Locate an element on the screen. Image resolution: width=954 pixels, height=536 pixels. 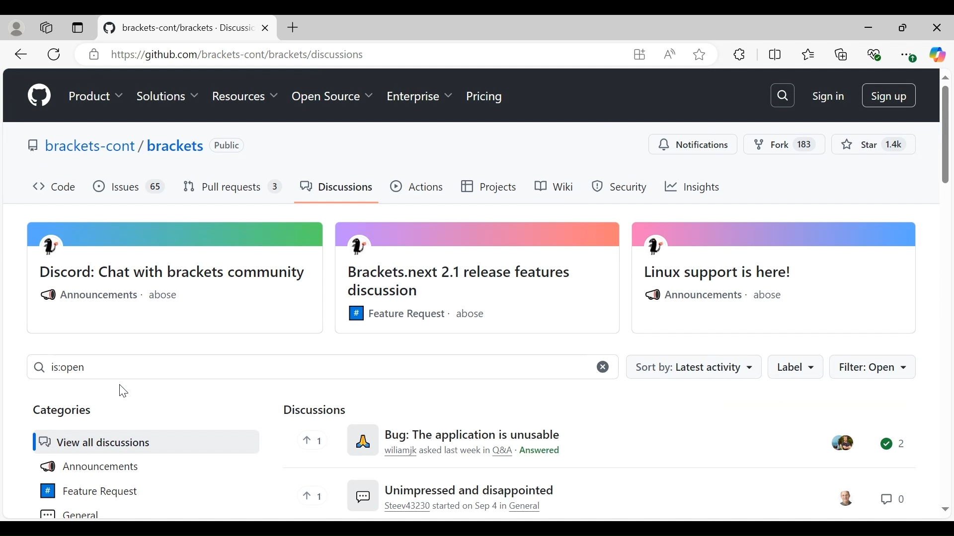
Reload is located at coordinates (55, 55).